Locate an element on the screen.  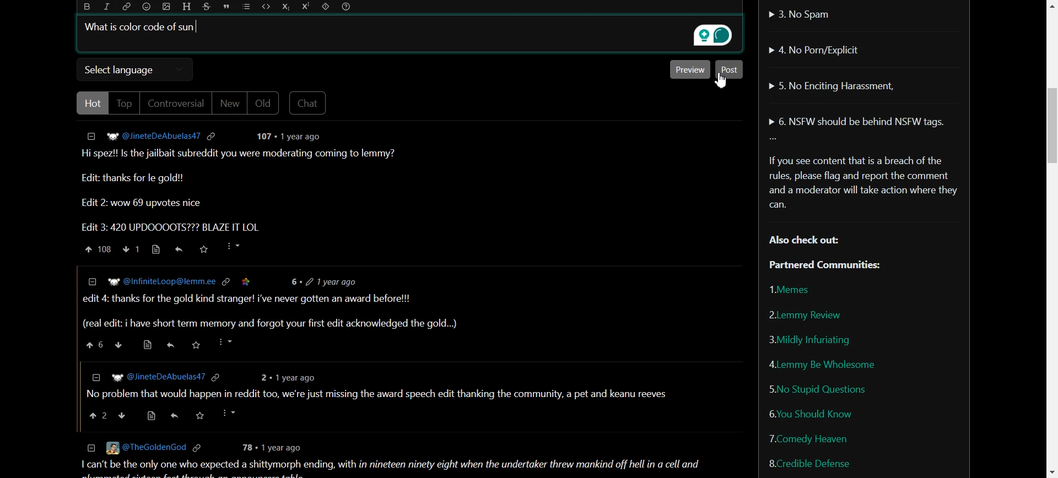
down vote is located at coordinates (118, 345).